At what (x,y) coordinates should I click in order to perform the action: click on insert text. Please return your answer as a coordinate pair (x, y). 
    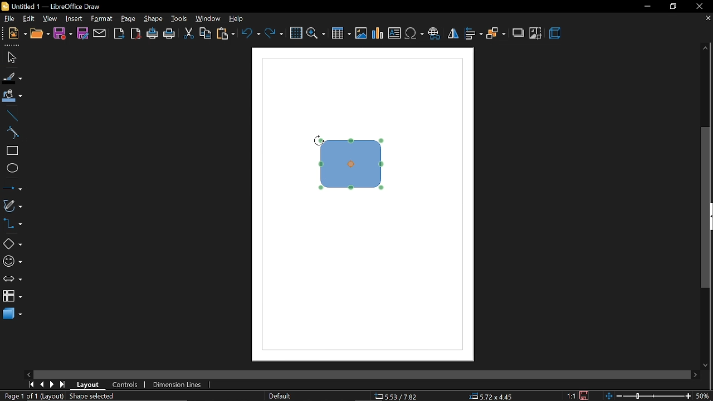
    Looking at the image, I should click on (395, 34).